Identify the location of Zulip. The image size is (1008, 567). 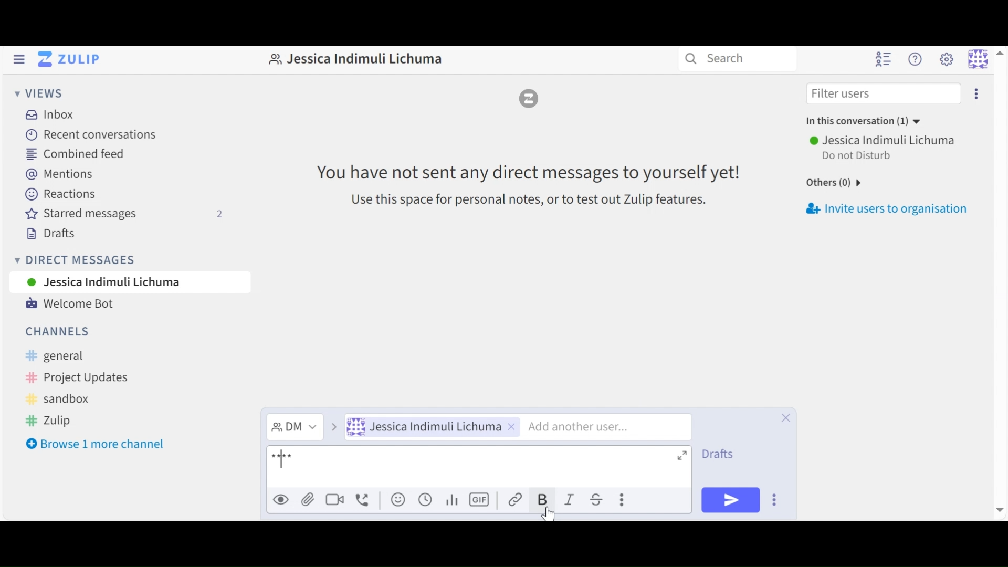
(48, 420).